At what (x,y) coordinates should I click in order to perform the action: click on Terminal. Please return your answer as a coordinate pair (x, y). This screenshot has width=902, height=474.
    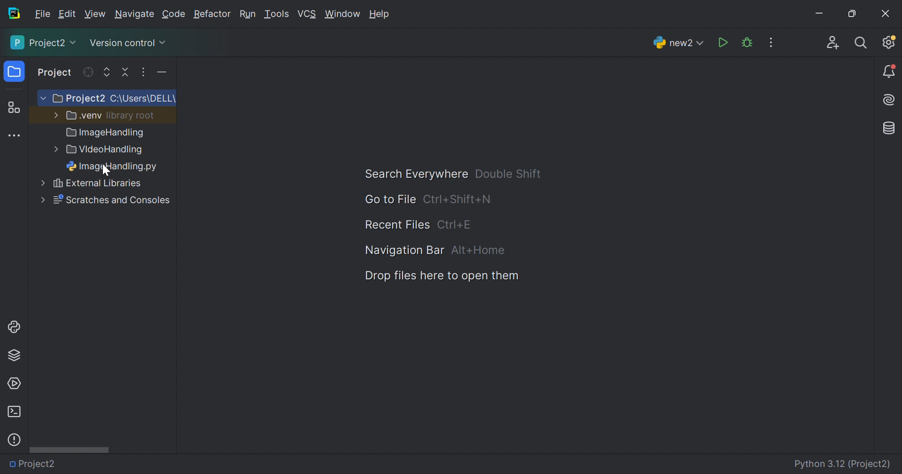
    Looking at the image, I should click on (14, 412).